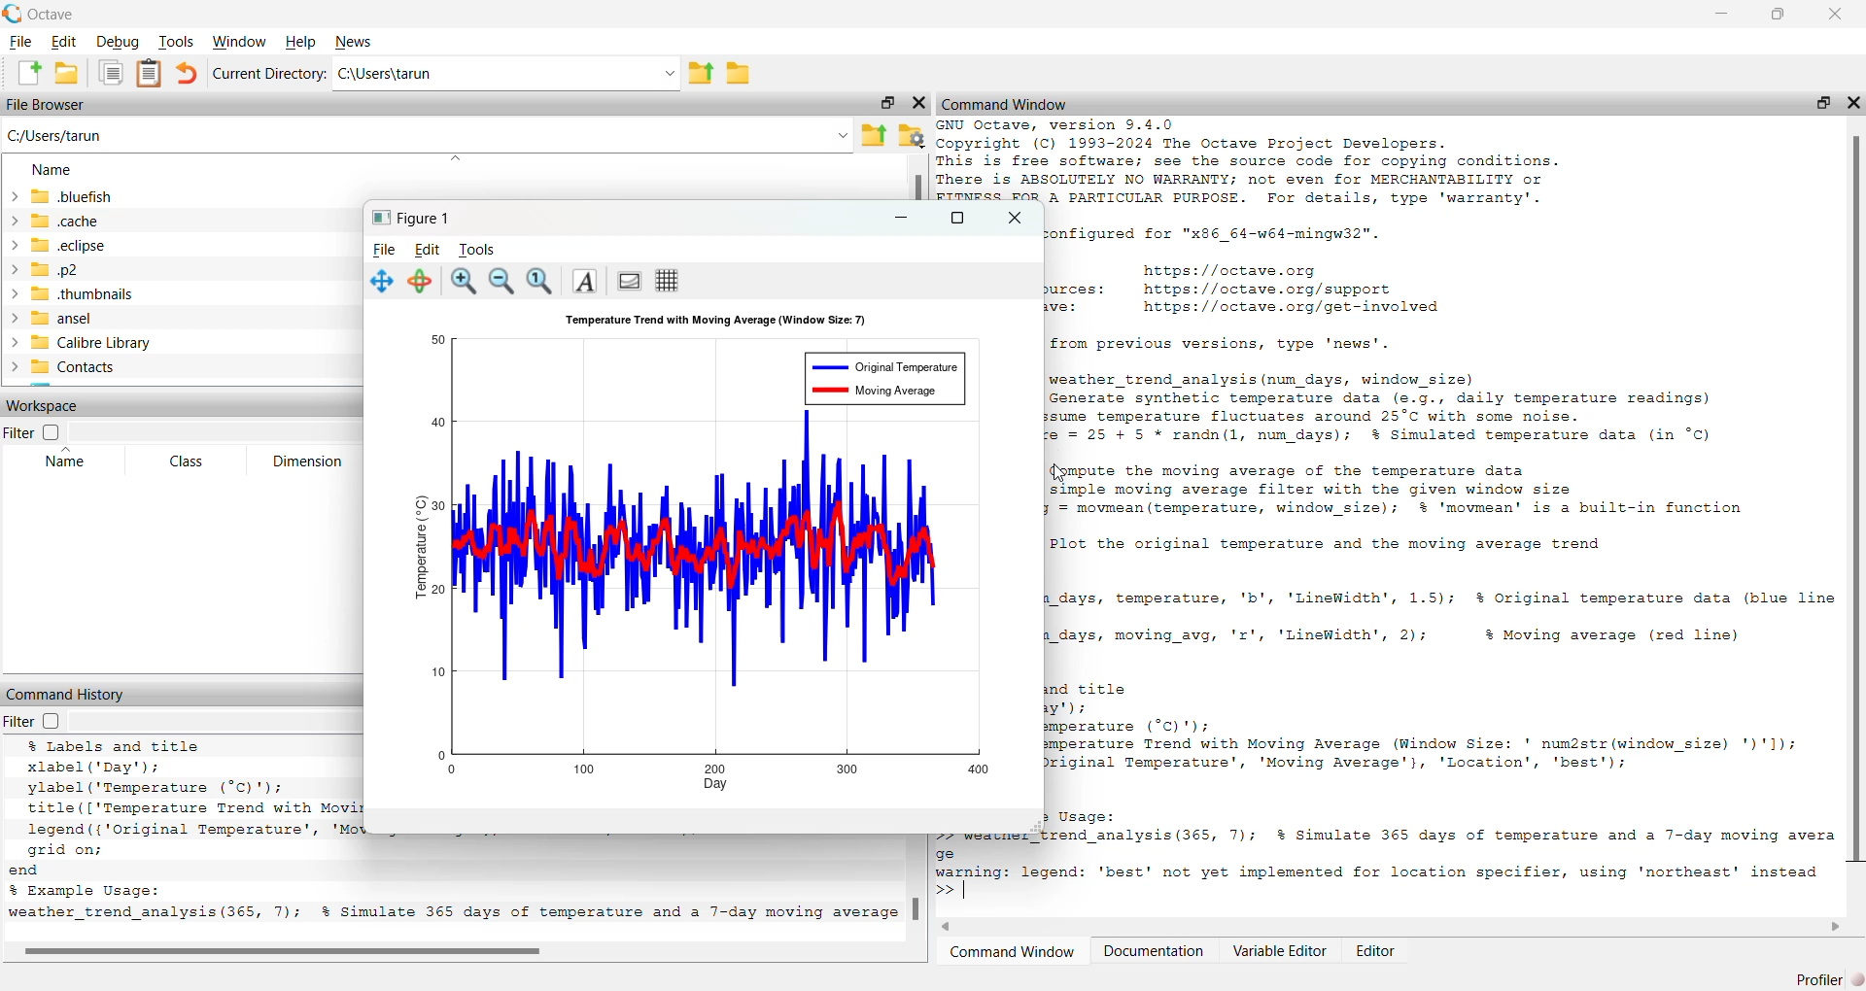 This screenshot has width=1866, height=991. I want to click on minimize, so click(1716, 17).